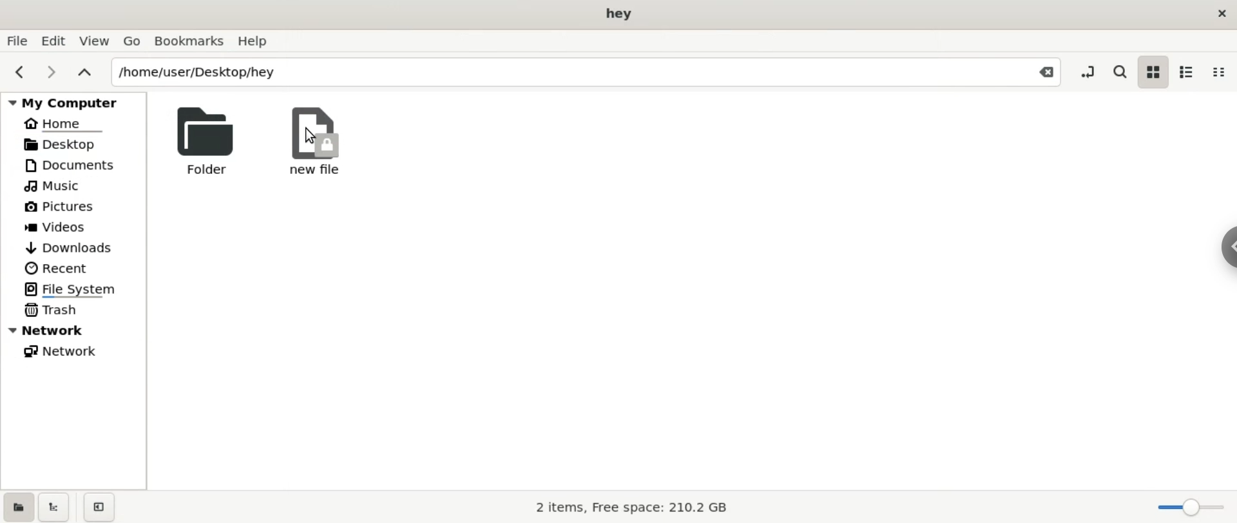  Describe the element at coordinates (312, 136) in the screenshot. I see `cursor` at that location.